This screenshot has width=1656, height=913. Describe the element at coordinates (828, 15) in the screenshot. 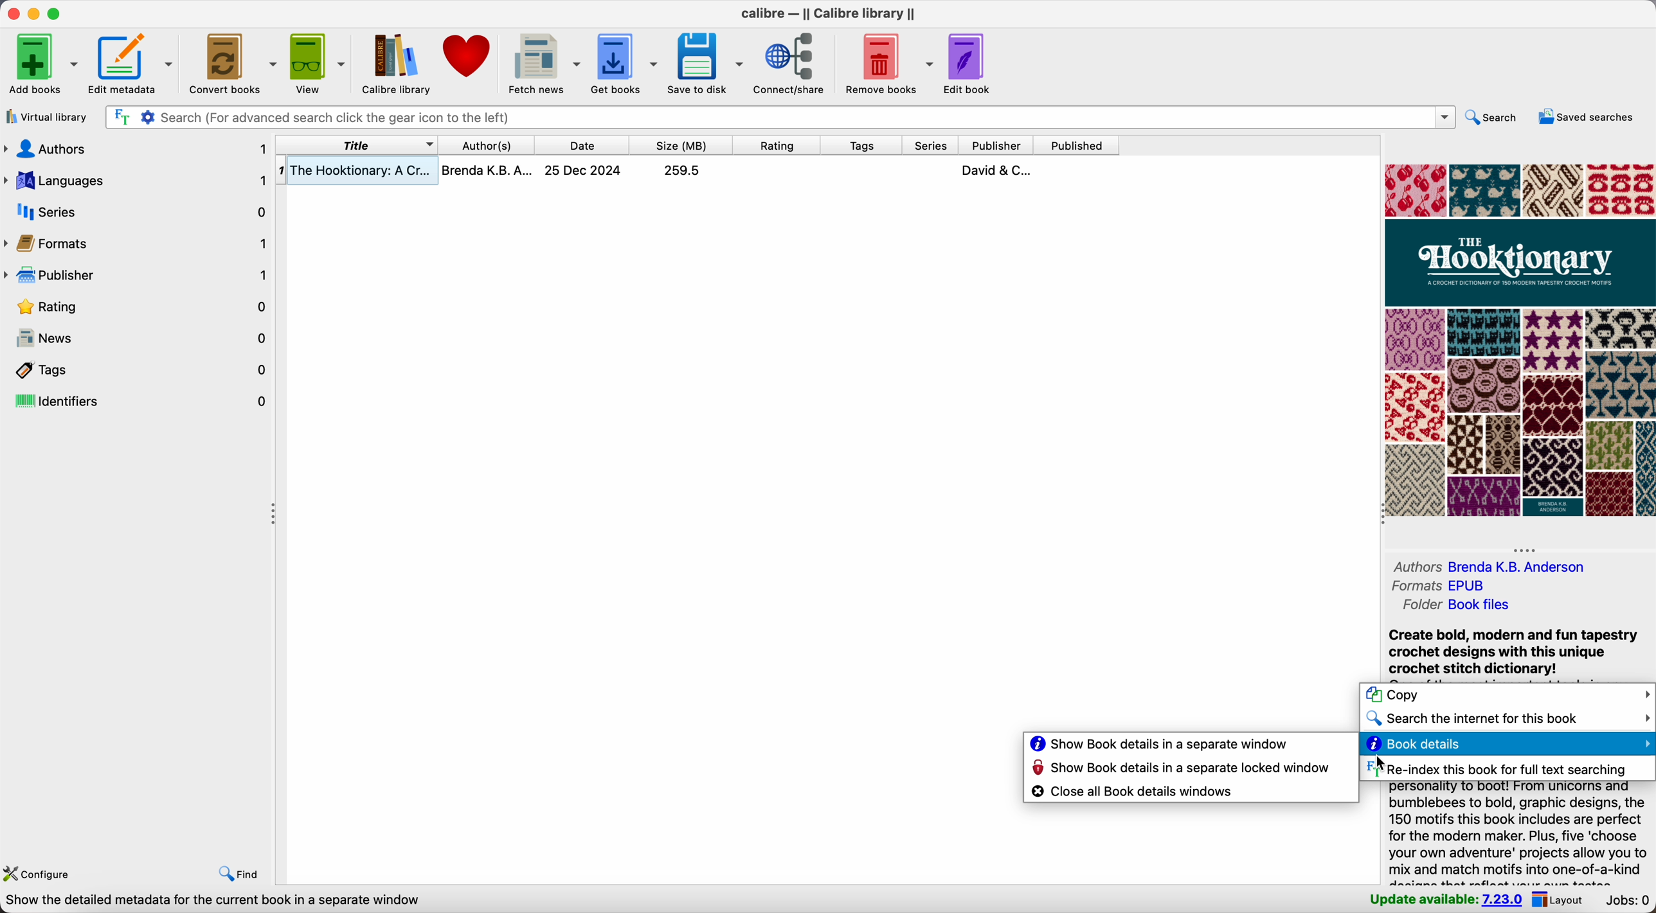

I see `Calibre` at that location.